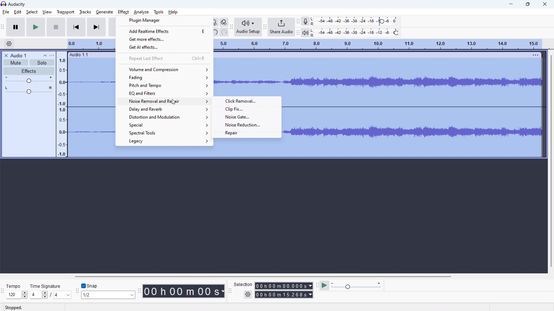 The image size is (554, 311). I want to click on tools, so click(159, 12).